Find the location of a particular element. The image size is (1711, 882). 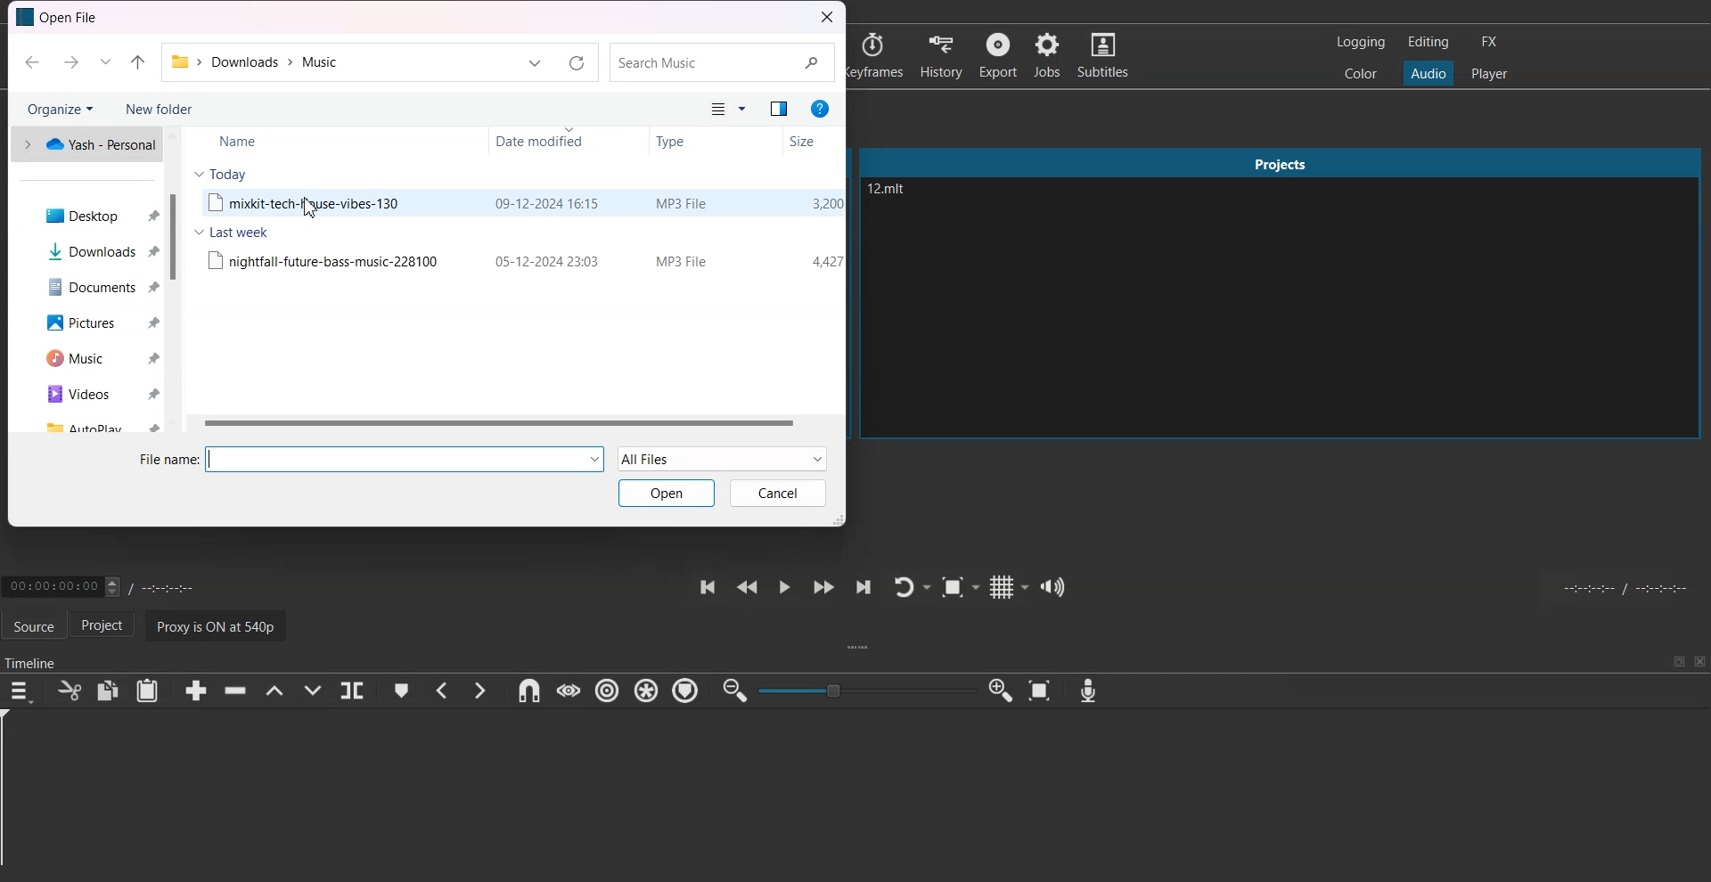

Scrub while dragging is located at coordinates (568, 690).